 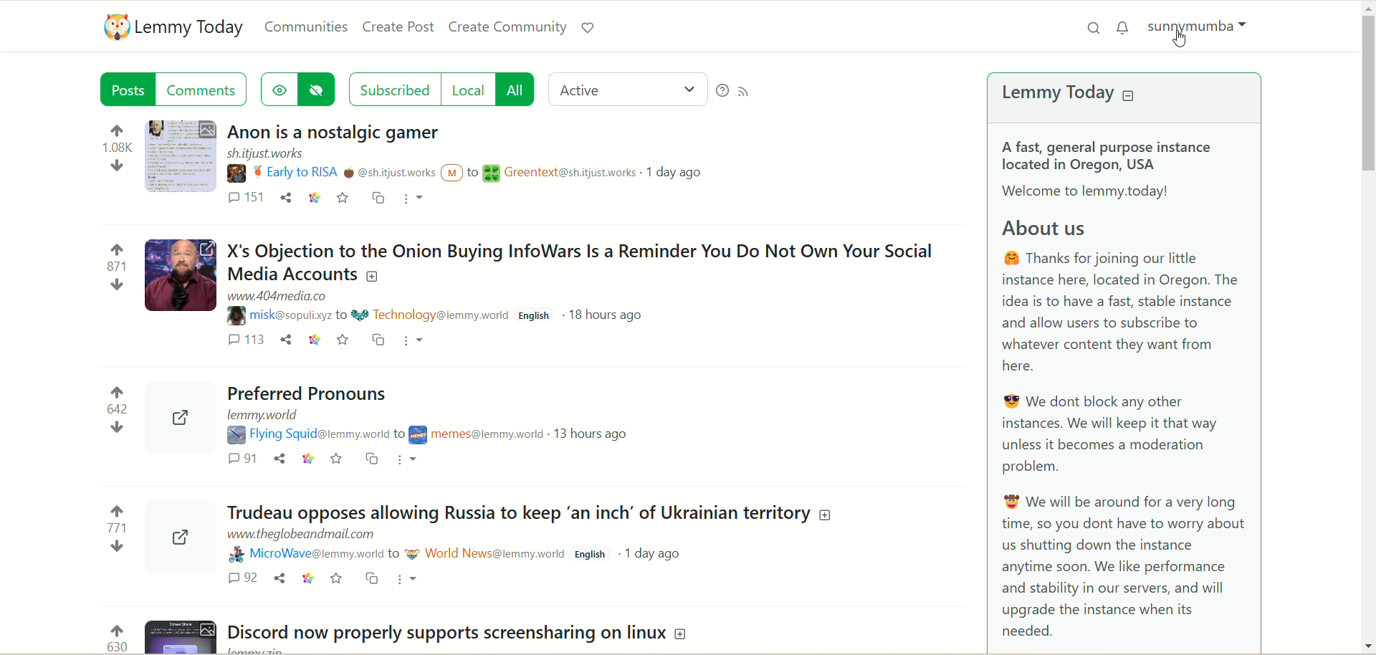 I want to click on URL, so click(x=275, y=295).